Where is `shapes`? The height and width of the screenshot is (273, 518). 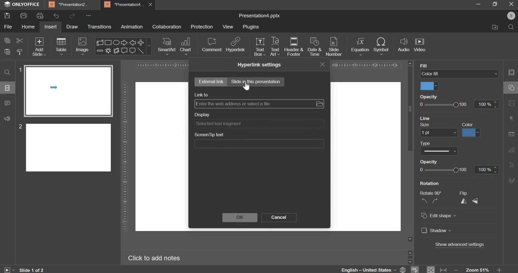 shapes is located at coordinates (123, 46).